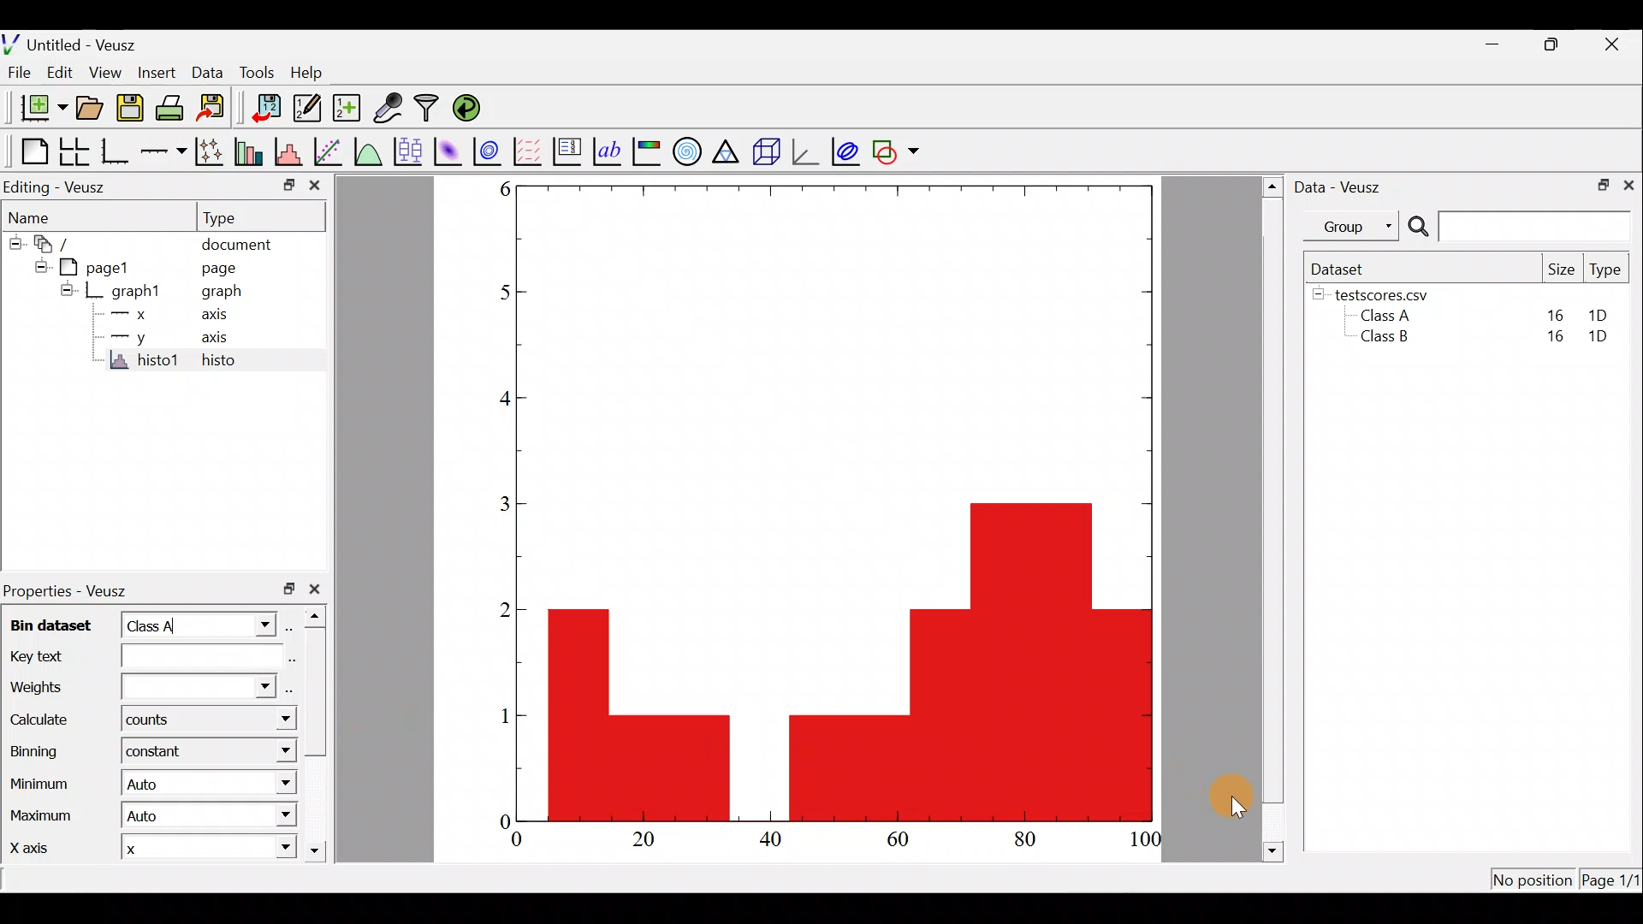  I want to click on Close, so click(1616, 43).